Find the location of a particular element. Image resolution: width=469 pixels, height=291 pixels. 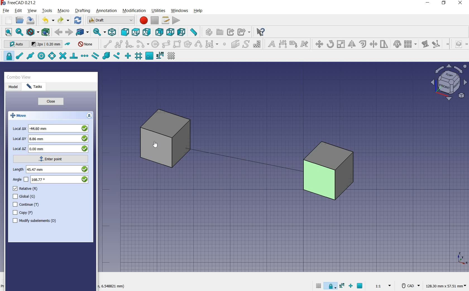

snap center is located at coordinates (42, 56).